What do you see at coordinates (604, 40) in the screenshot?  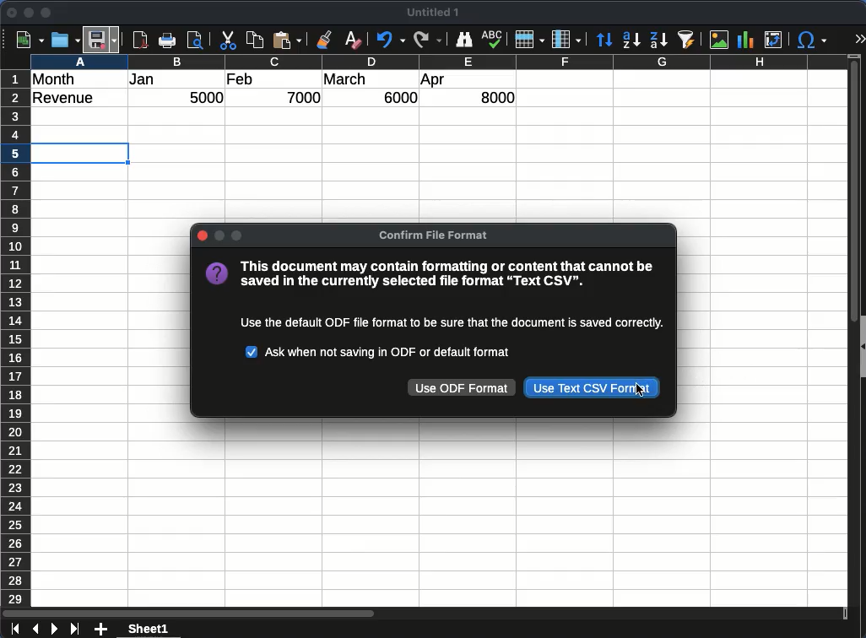 I see `sort` at bounding box center [604, 40].